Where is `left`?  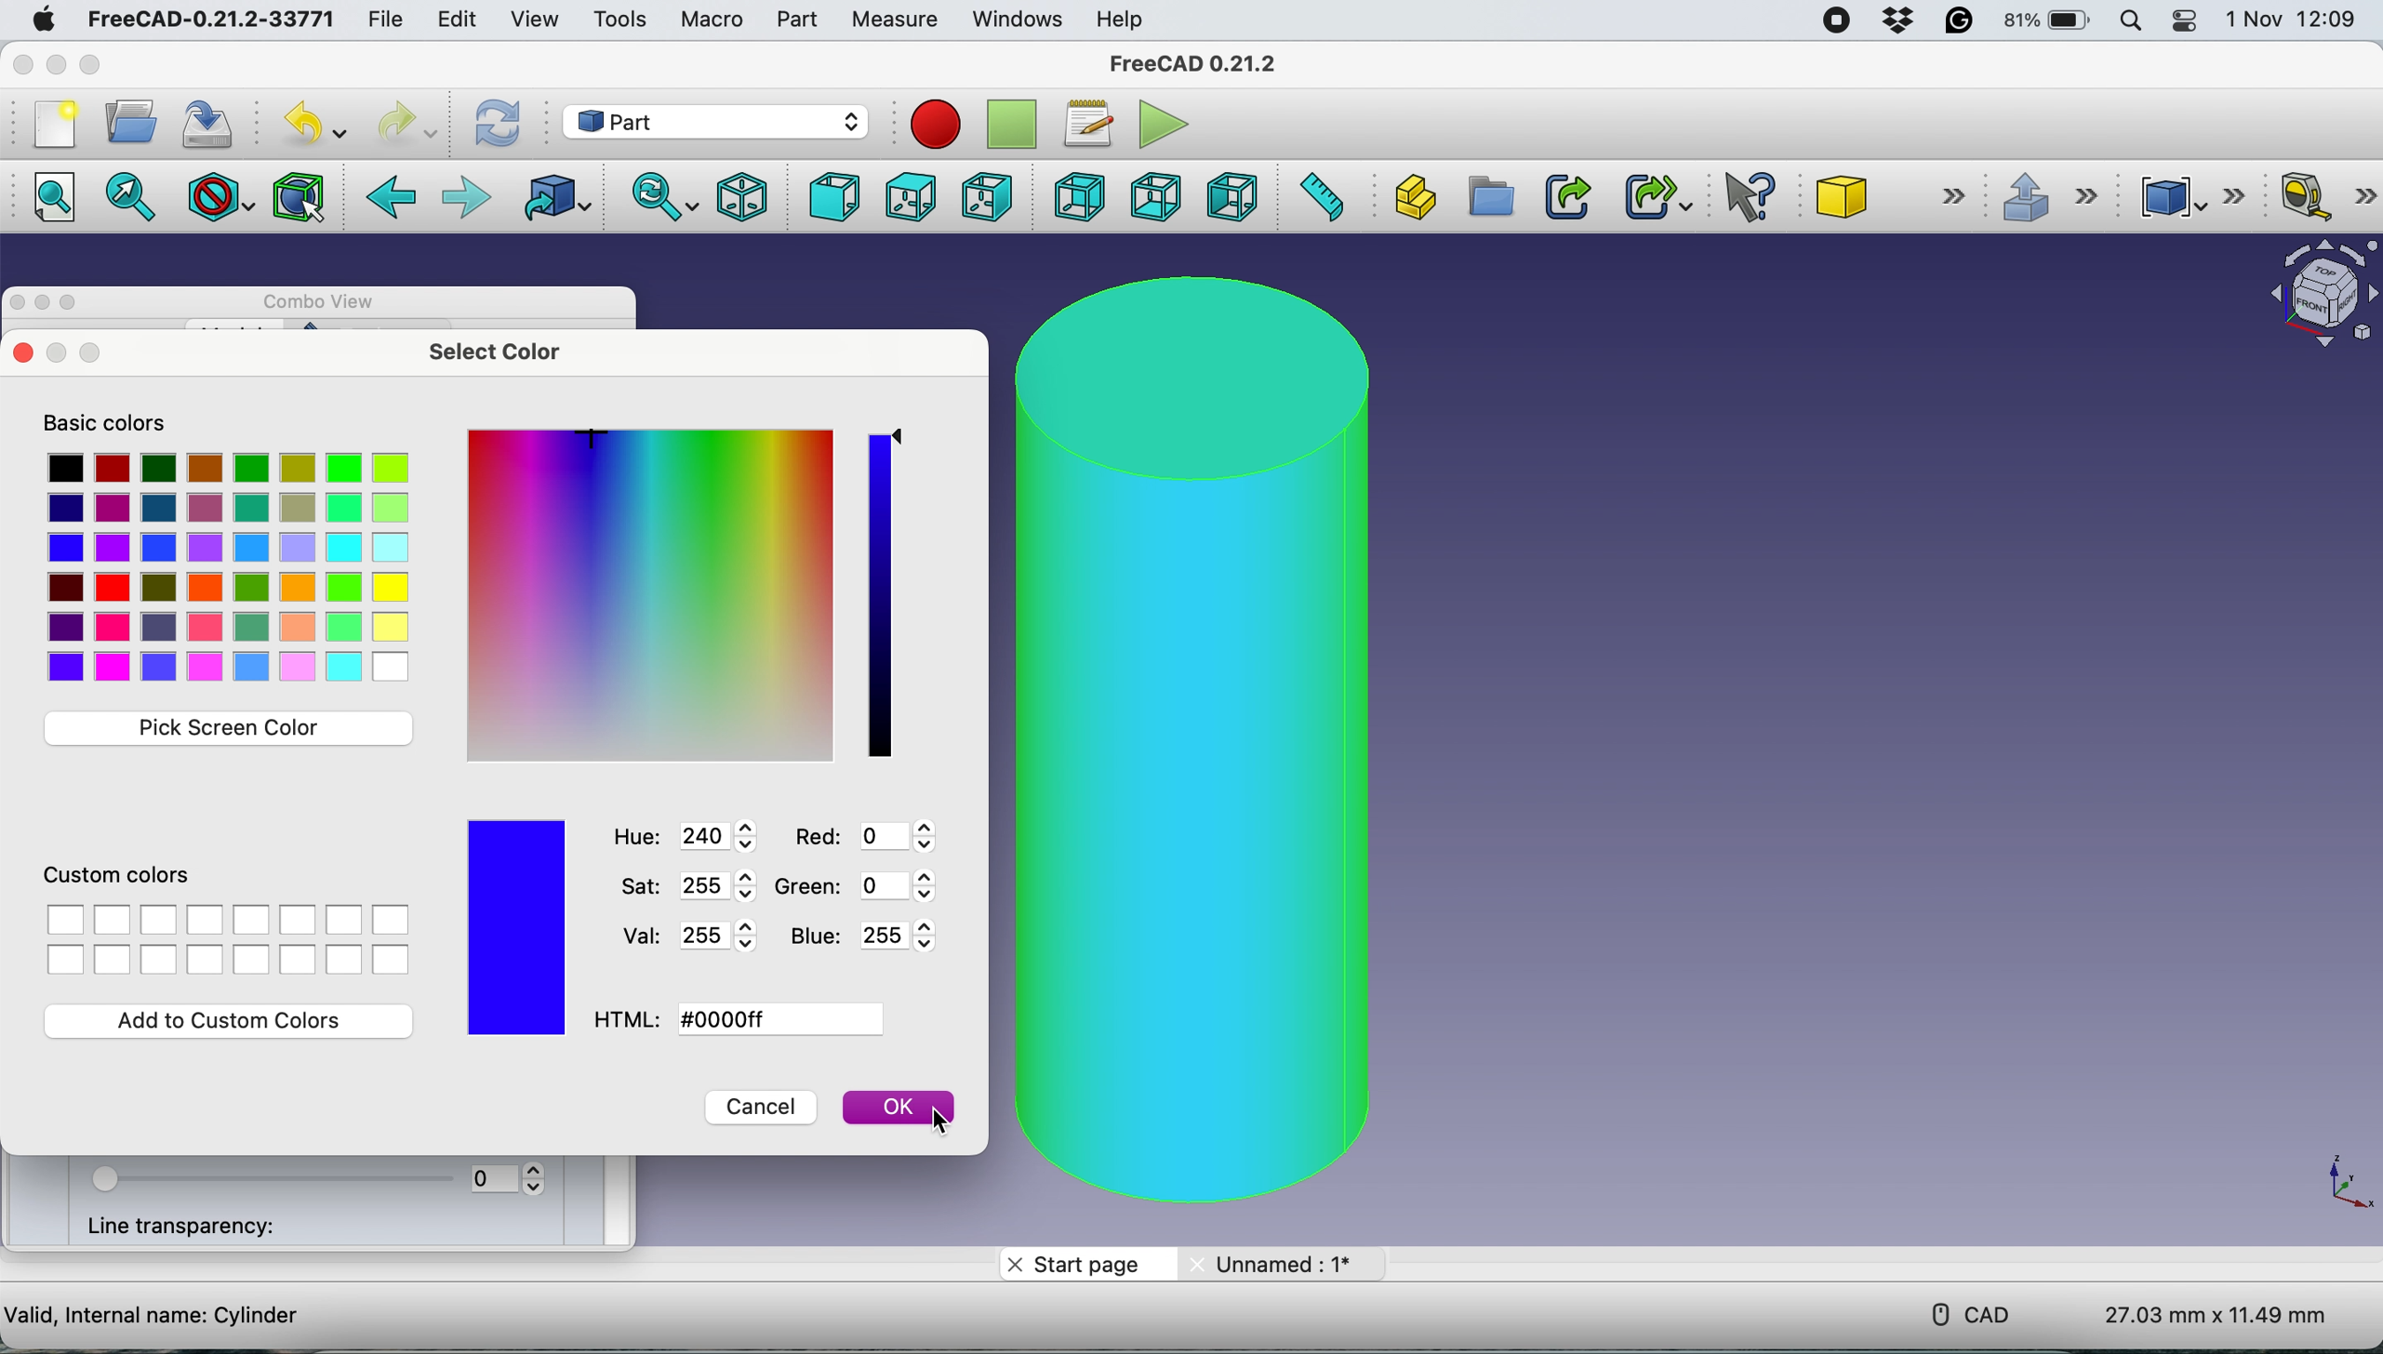
left is located at coordinates (1232, 198).